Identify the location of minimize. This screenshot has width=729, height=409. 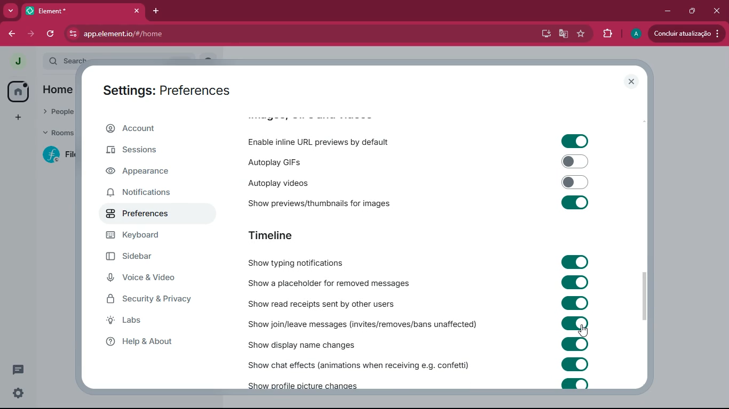
(668, 11).